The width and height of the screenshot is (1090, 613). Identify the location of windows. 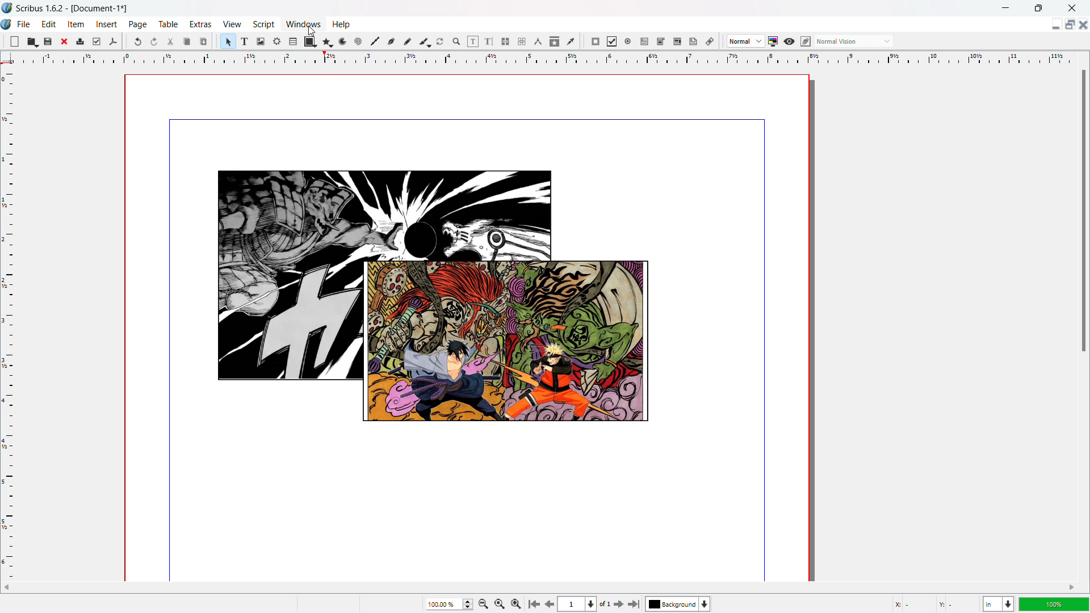
(302, 24).